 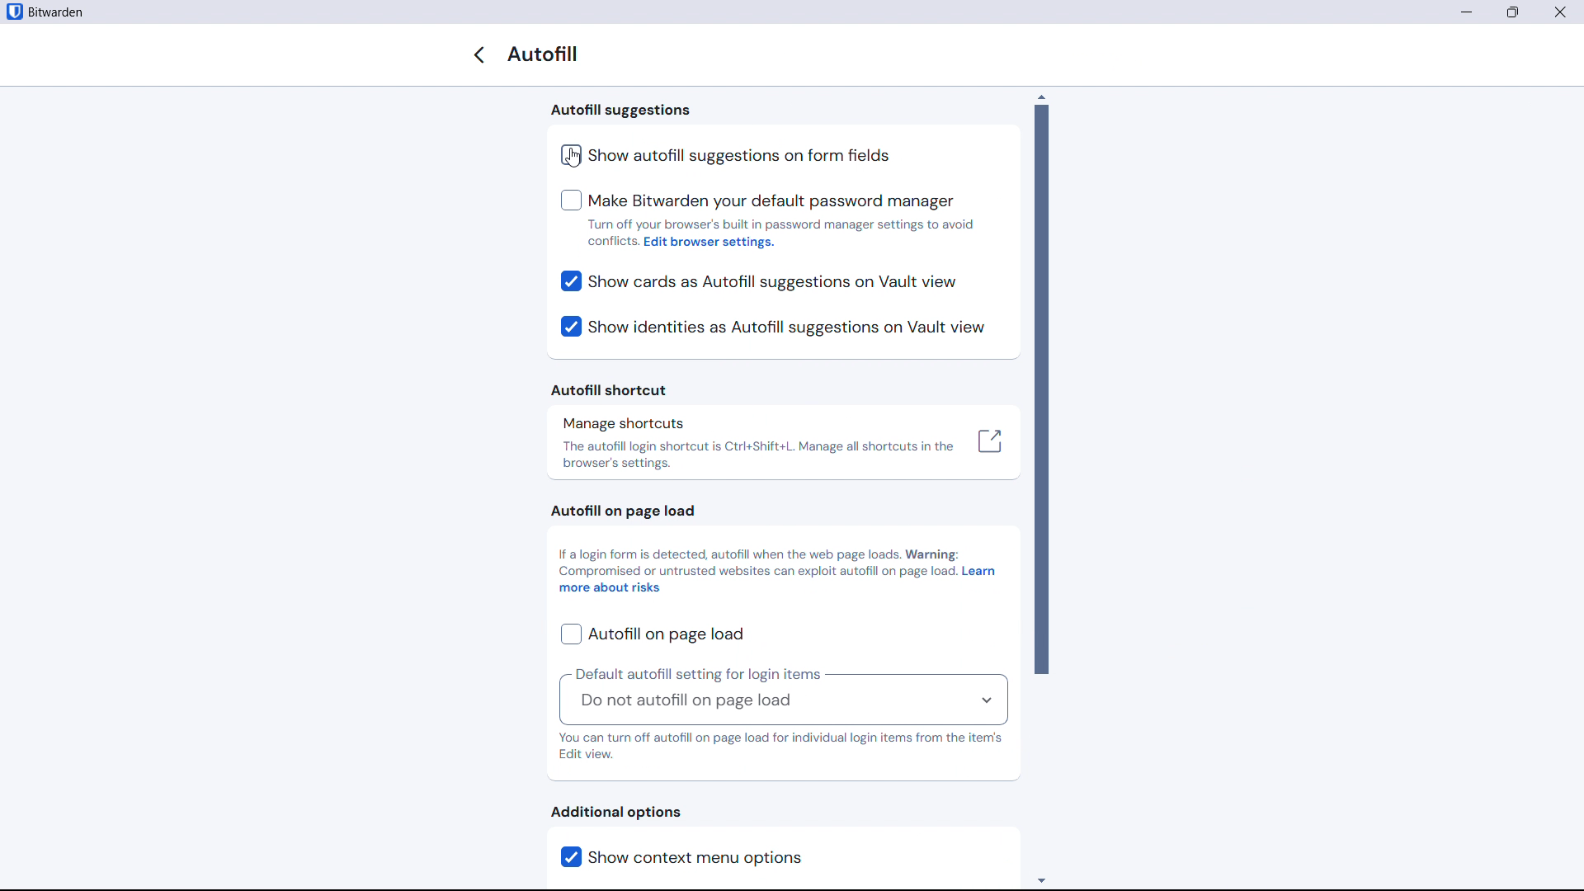 What do you see at coordinates (782, 704) in the screenshot?
I see `Default autofield setting for login items ` at bounding box center [782, 704].